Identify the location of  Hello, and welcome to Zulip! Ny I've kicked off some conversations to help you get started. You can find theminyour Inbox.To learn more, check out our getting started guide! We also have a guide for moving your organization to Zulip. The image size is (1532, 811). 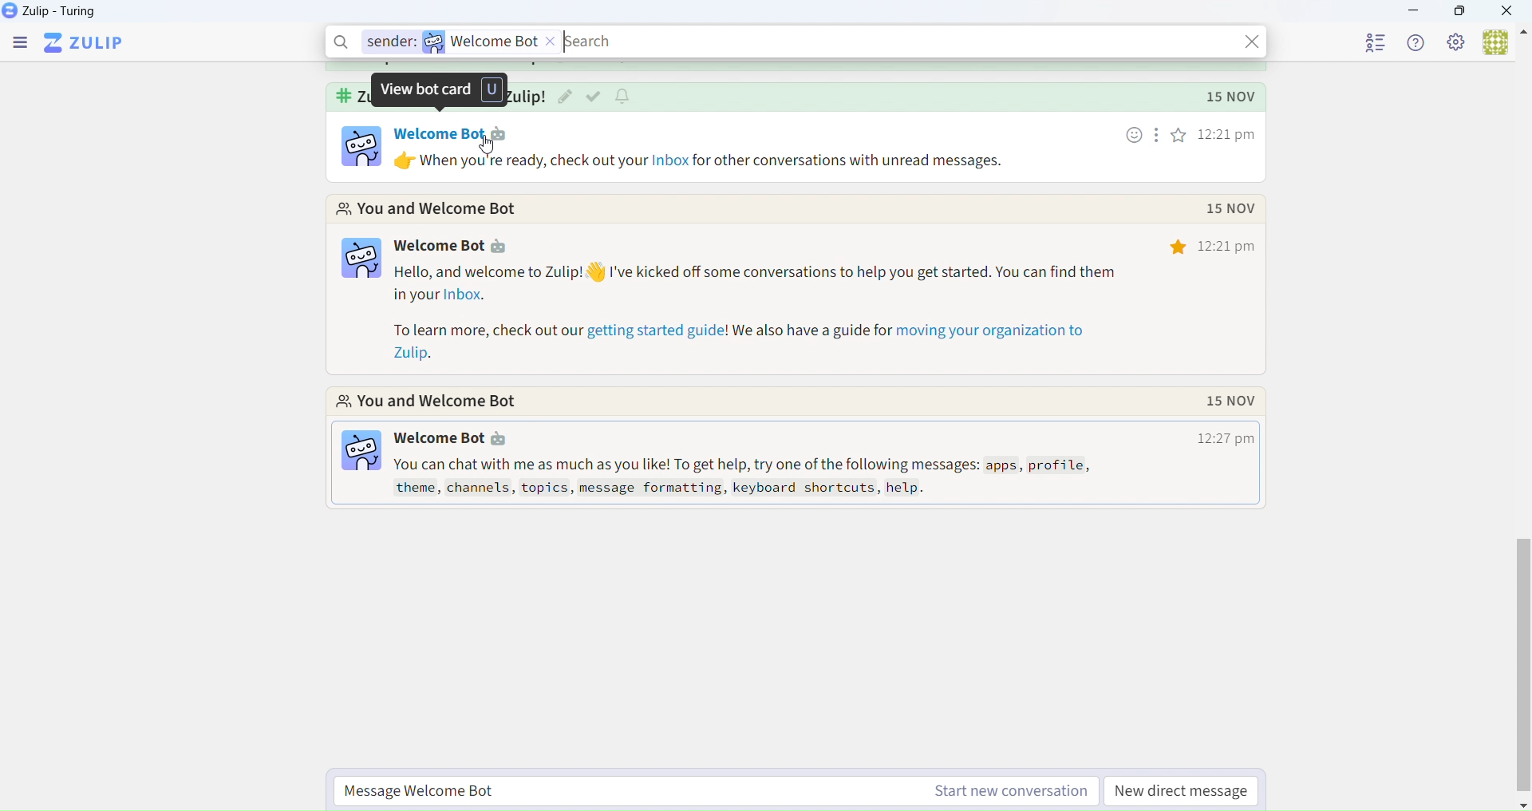
(764, 317).